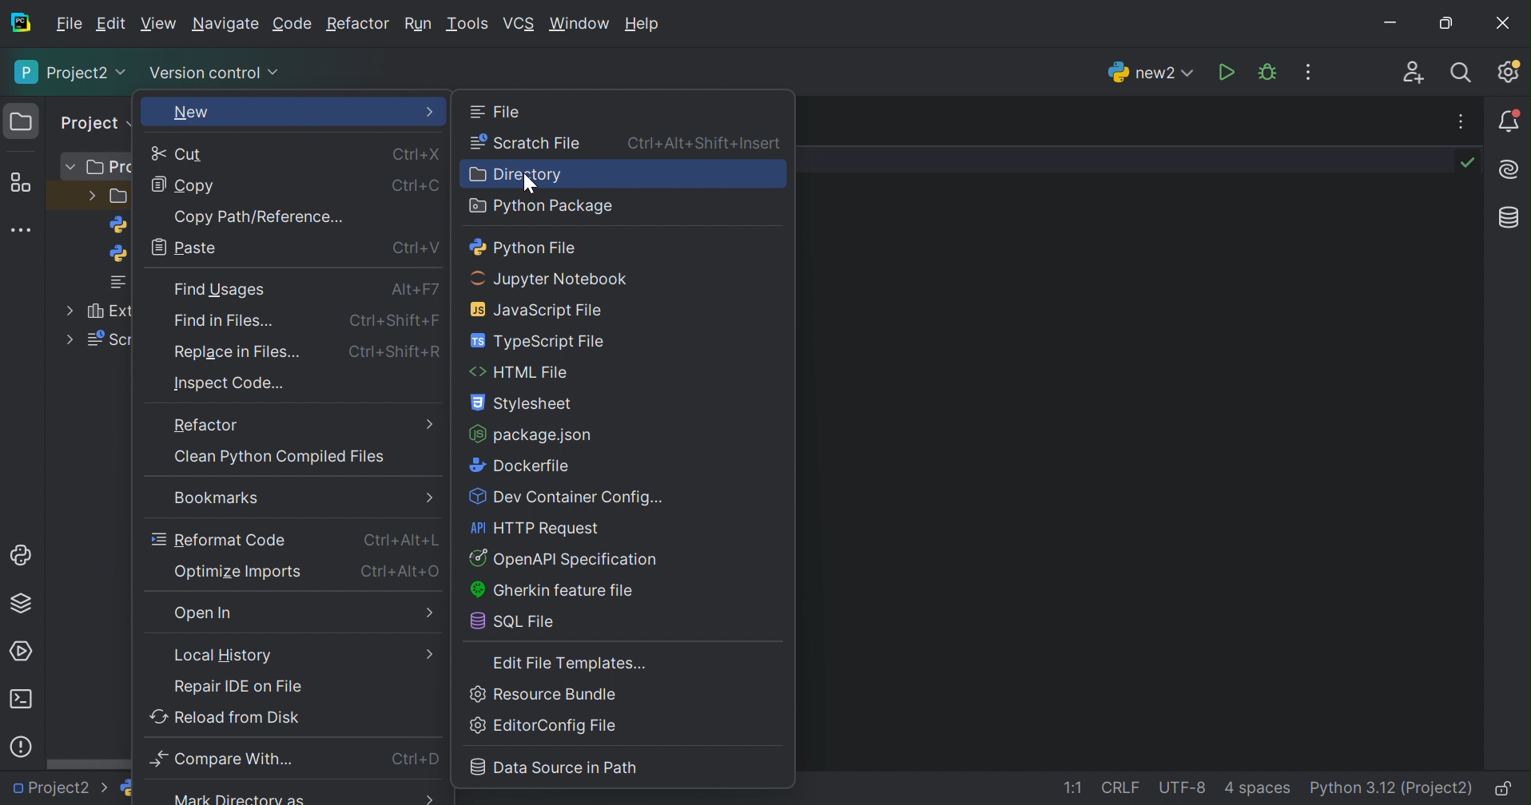  Describe the element at coordinates (412, 761) in the screenshot. I see `Ctrl+D` at that location.